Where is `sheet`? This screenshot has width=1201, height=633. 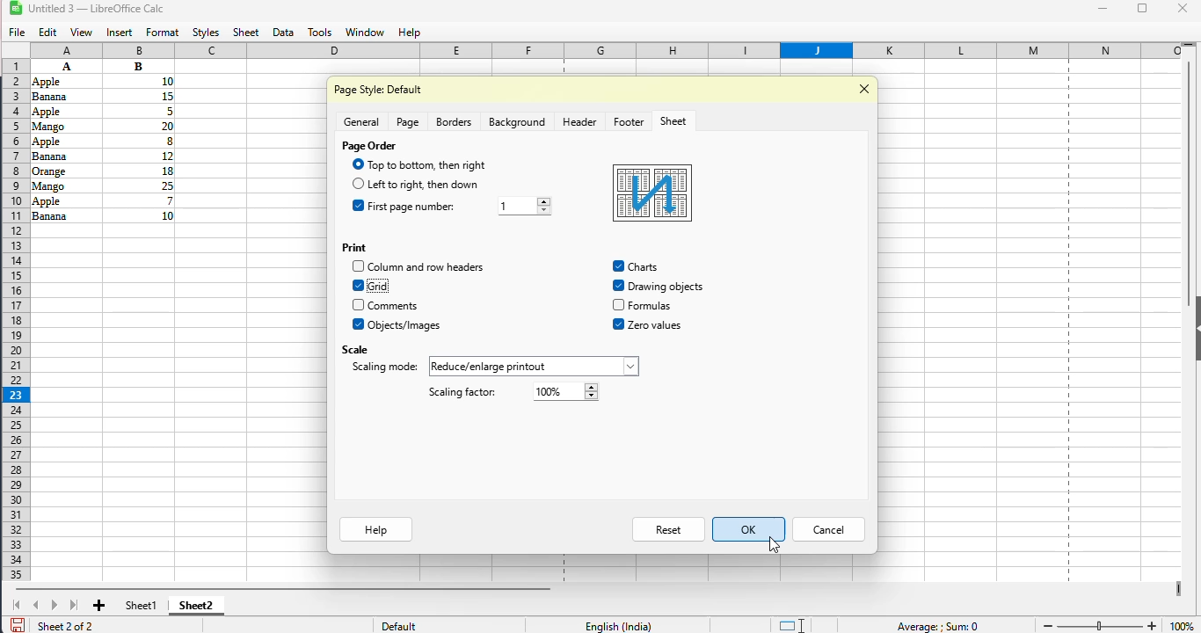
sheet is located at coordinates (246, 33).